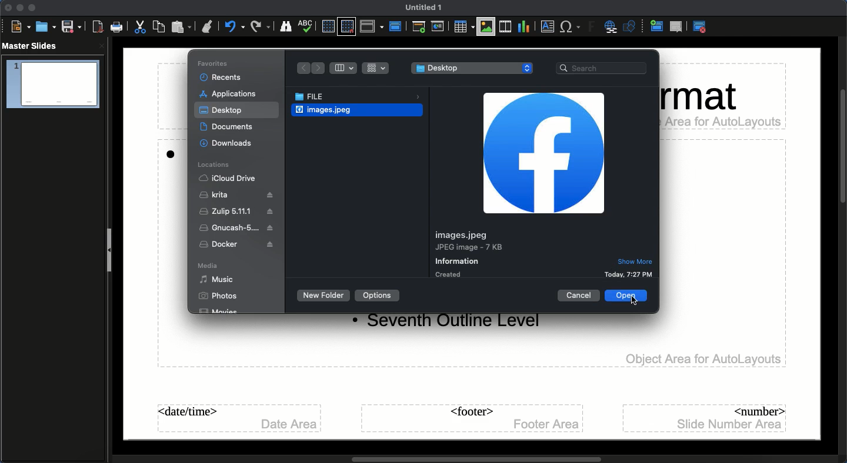  I want to click on Docker, so click(239, 244).